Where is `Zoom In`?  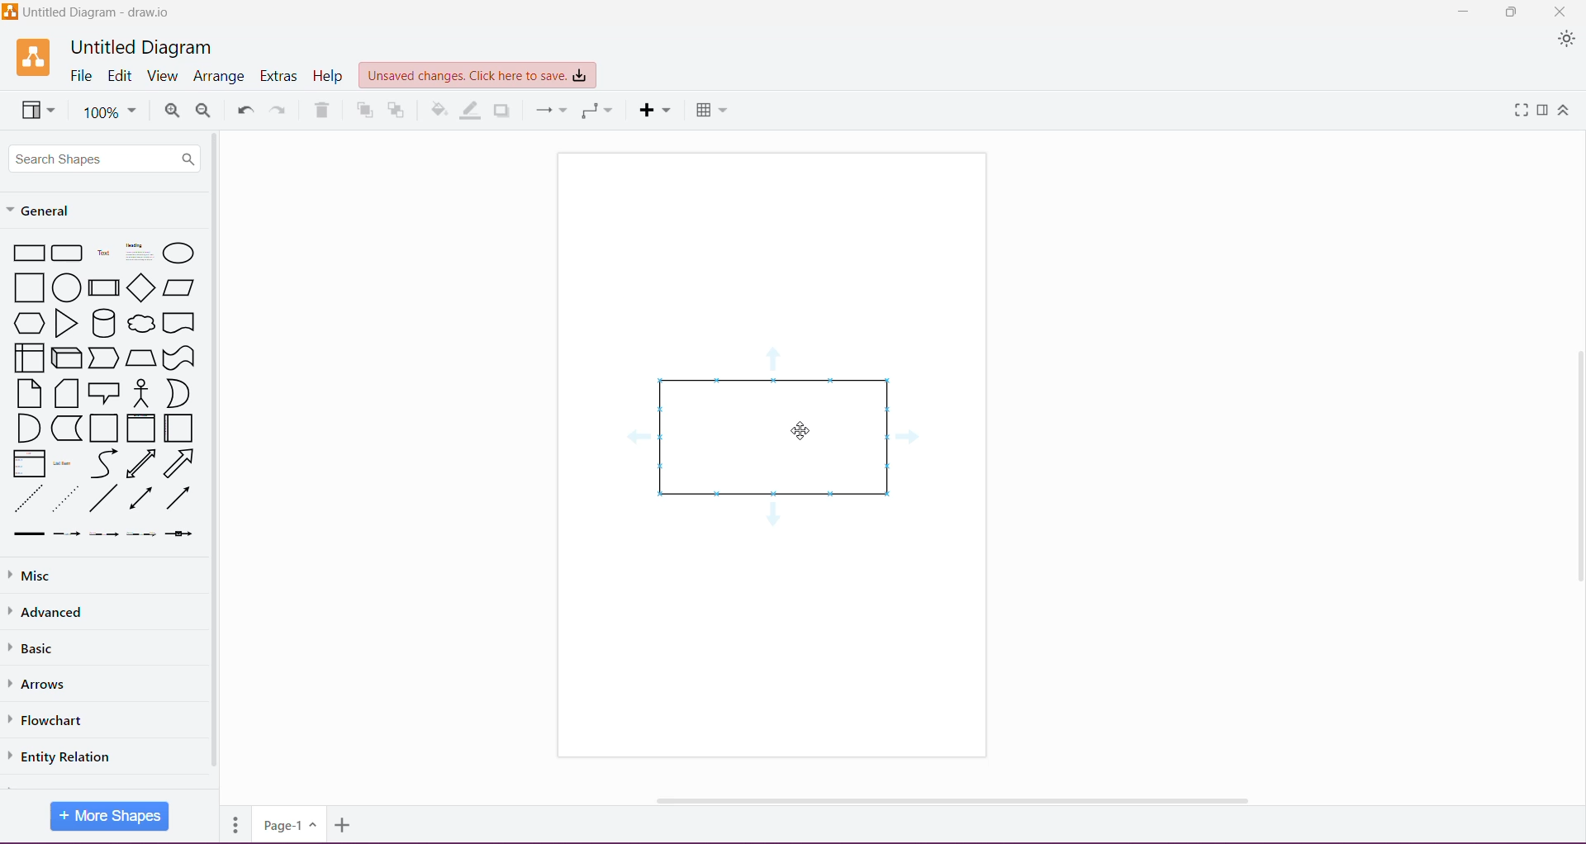 Zoom In is located at coordinates (172, 111).